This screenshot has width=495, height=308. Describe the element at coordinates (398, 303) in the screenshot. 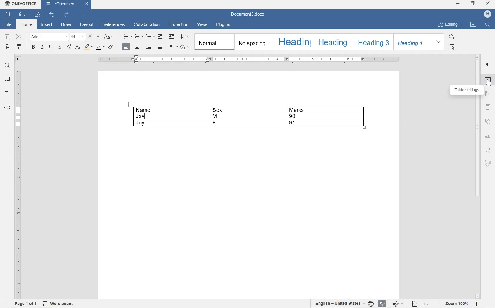

I see `TRACK CHANGES` at that location.